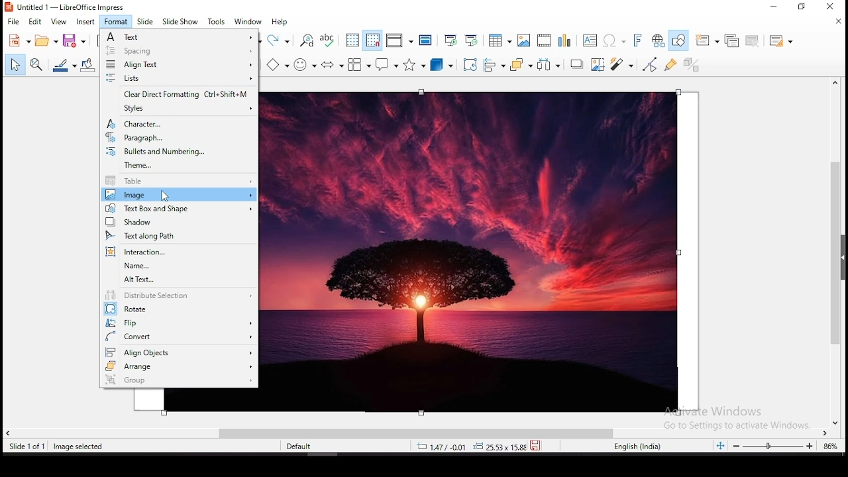 The image size is (848, 477). Describe the element at coordinates (472, 39) in the screenshot. I see `start from current slide` at that location.